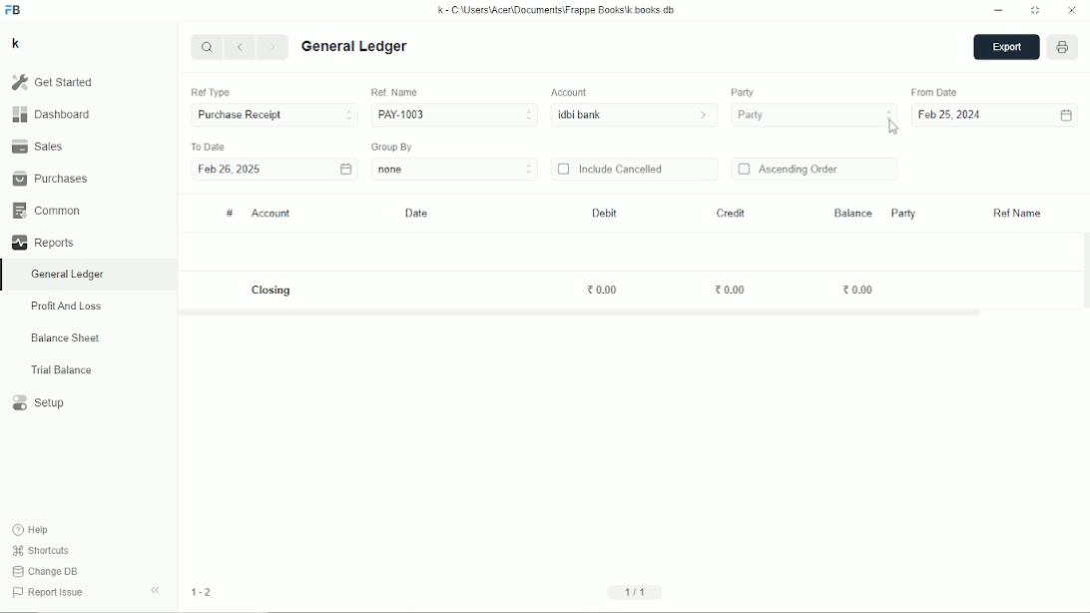 The image size is (1090, 613). Describe the element at coordinates (62, 370) in the screenshot. I see `Trial balance` at that location.